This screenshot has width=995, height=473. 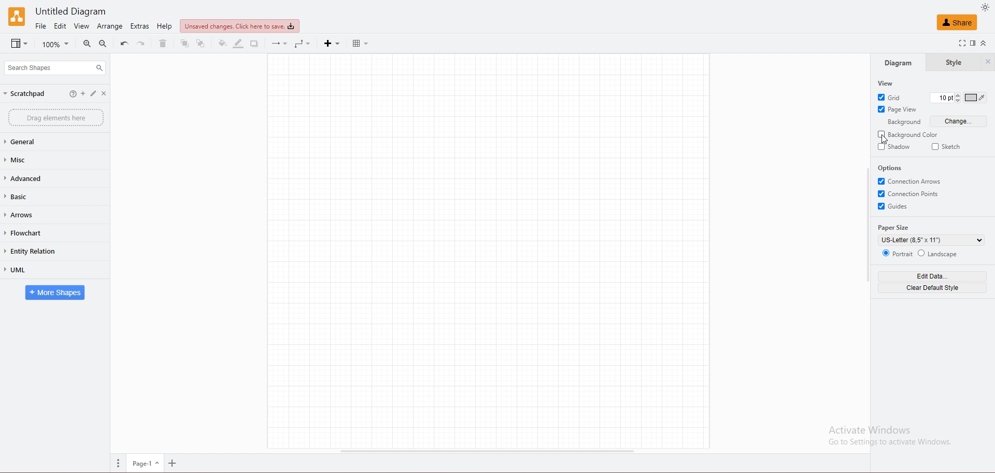 I want to click on dark mode, so click(x=985, y=7).